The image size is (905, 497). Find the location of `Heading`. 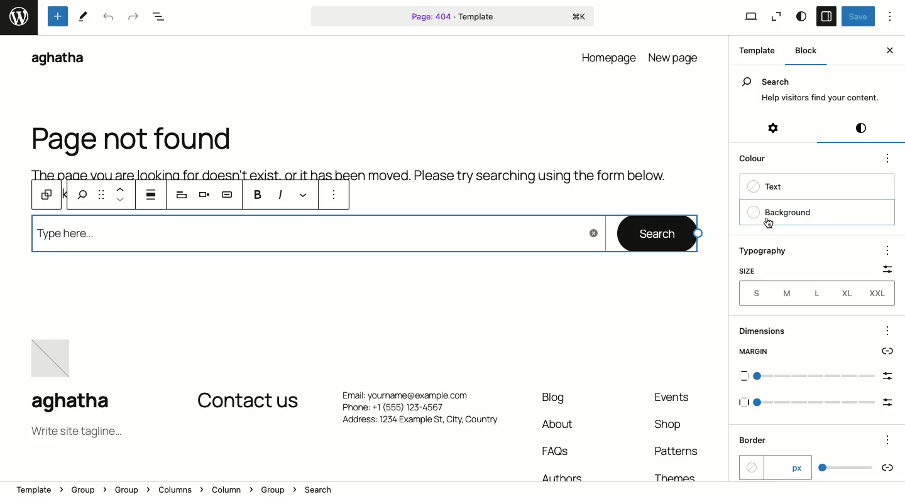

Heading is located at coordinates (182, 195).